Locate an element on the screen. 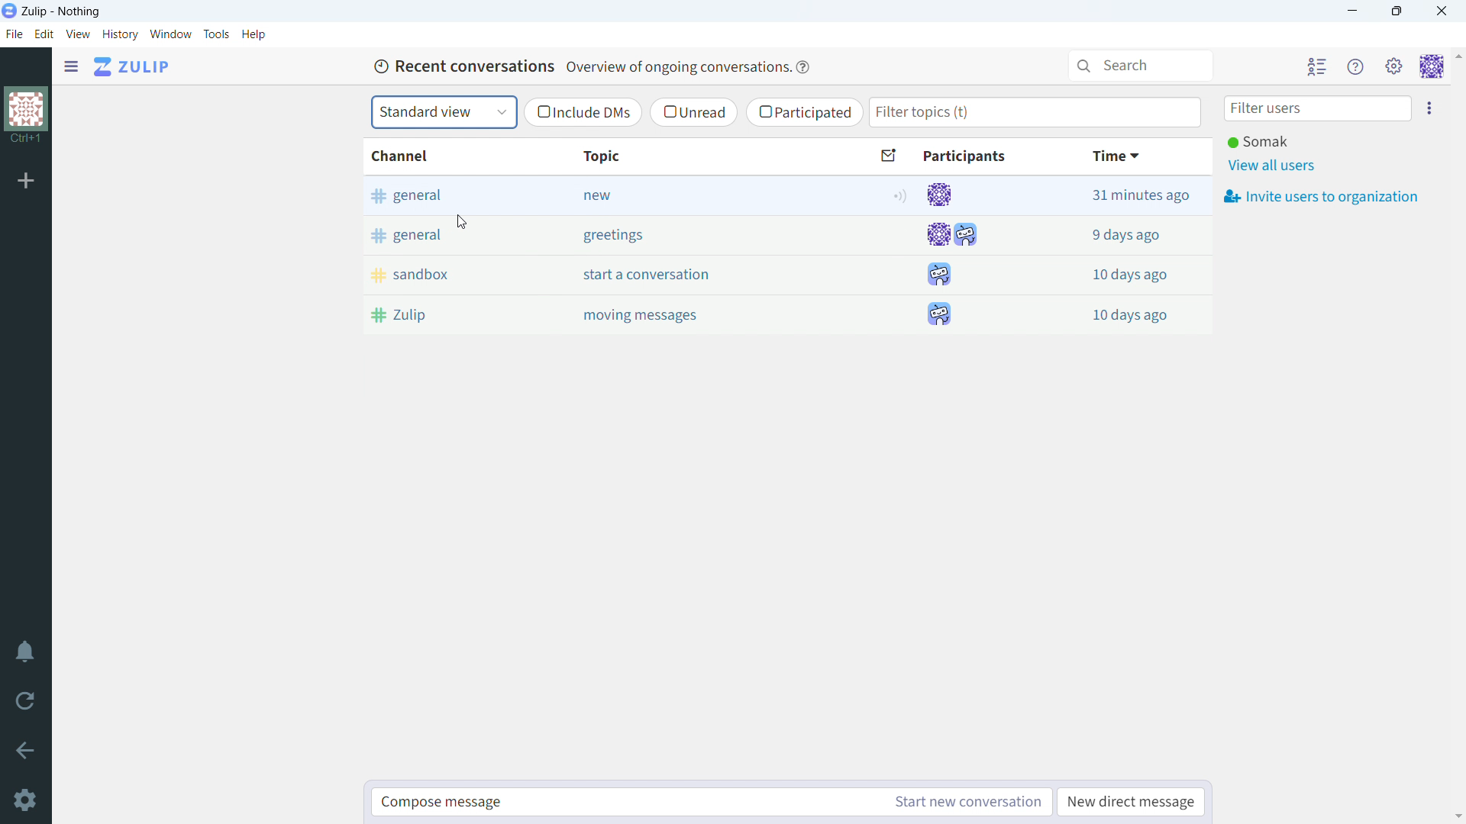 The image size is (1466, 824). settings is located at coordinates (27, 801).